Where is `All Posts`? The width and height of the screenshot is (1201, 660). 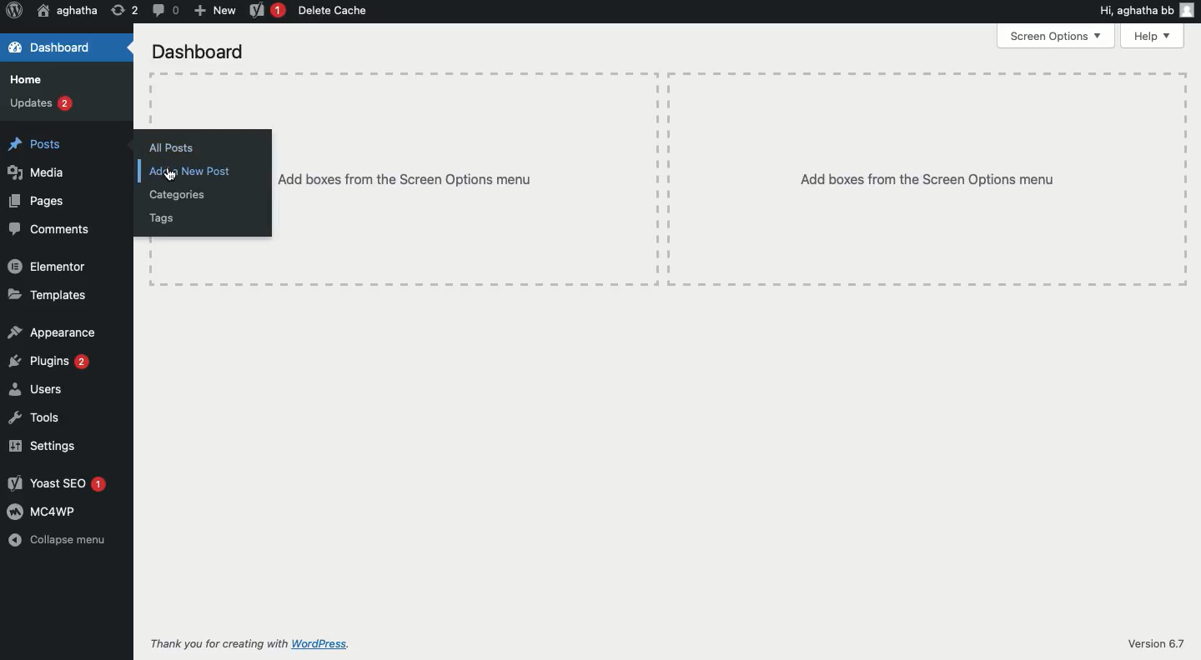 All Posts is located at coordinates (173, 147).